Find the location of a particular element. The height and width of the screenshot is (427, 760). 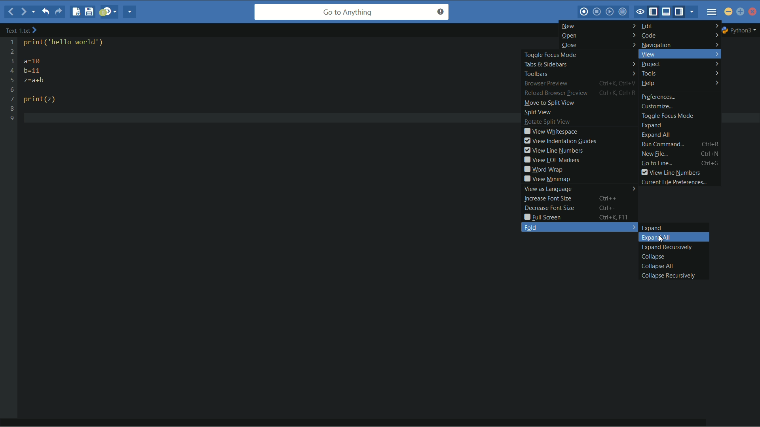

tools is located at coordinates (680, 73).